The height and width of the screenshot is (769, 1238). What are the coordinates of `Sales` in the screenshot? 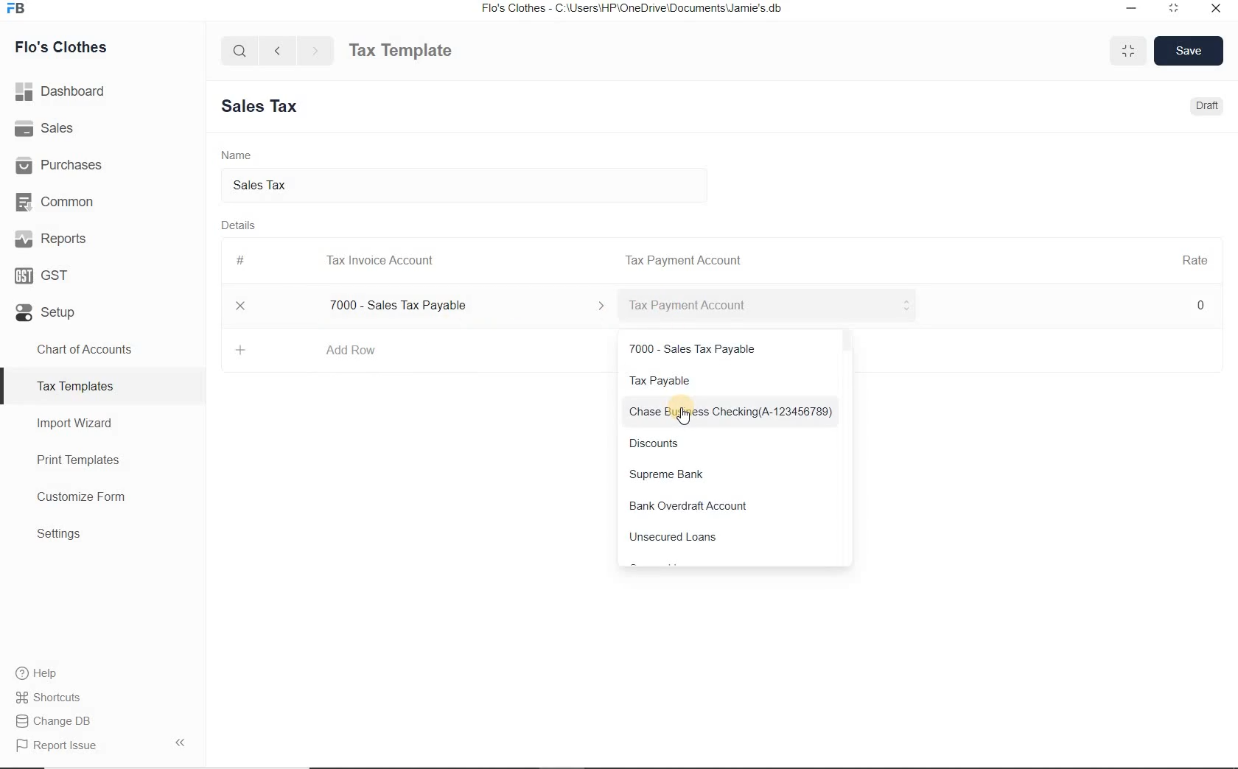 It's located at (102, 127).